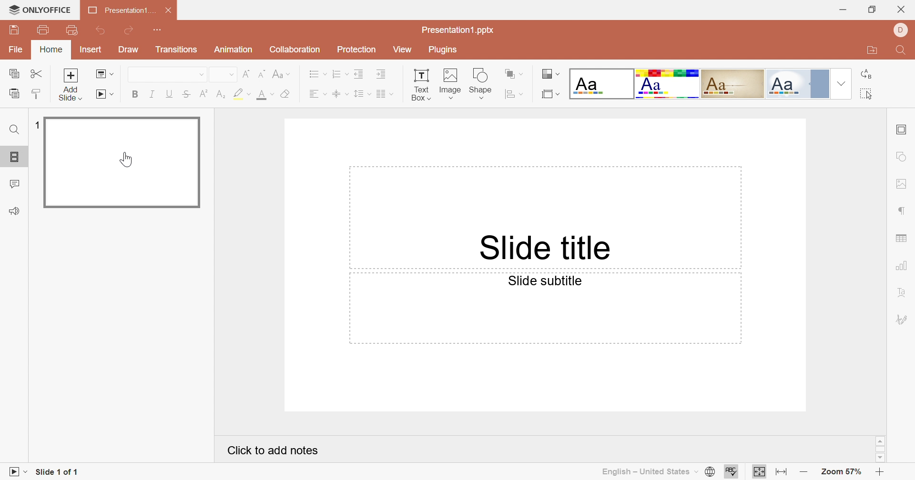  What do you see at coordinates (481, 82) in the screenshot?
I see `shape` at bounding box center [481, 82].